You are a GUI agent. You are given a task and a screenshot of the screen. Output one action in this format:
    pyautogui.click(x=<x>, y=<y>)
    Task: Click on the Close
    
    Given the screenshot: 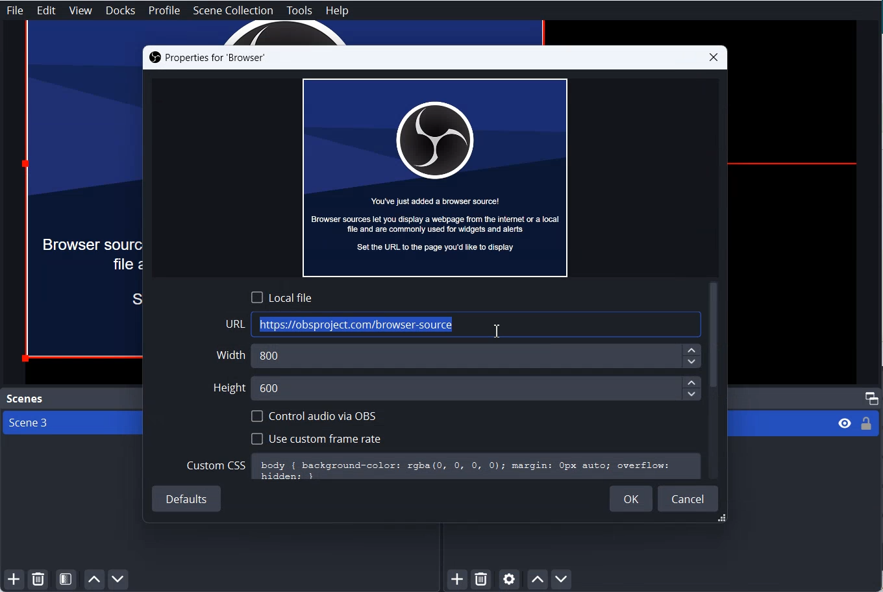 What is the action you would take?
    pyautogui.click(x=714, y=57)
    